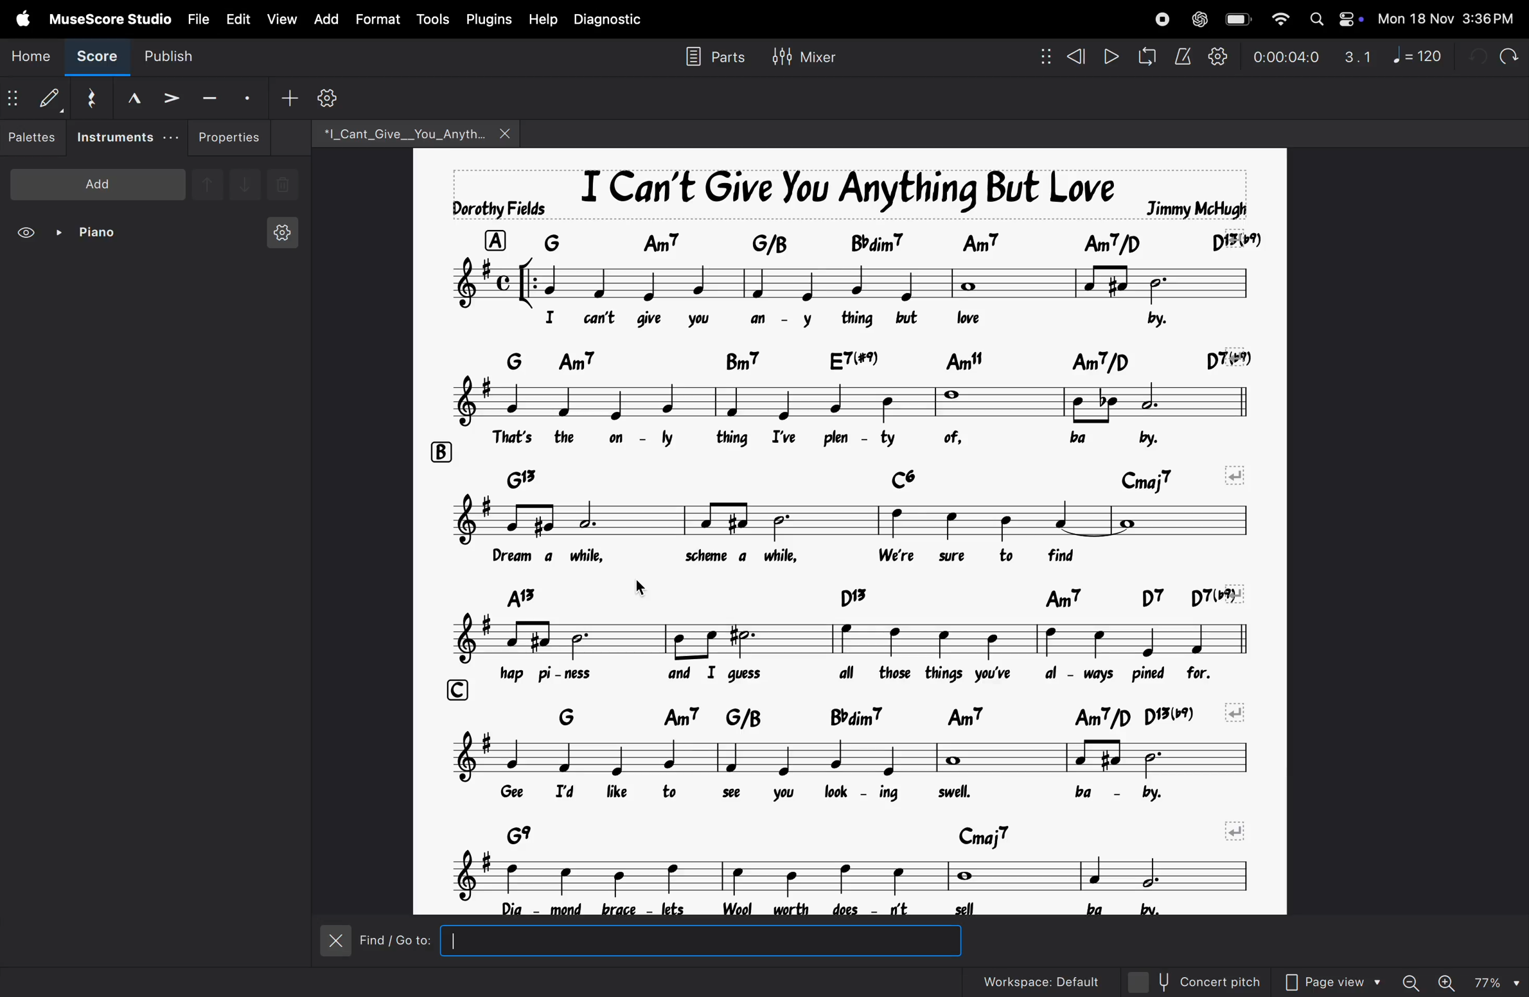 This screenshot has width=1529, height=997. I want to click on  default, so click(37, 97).